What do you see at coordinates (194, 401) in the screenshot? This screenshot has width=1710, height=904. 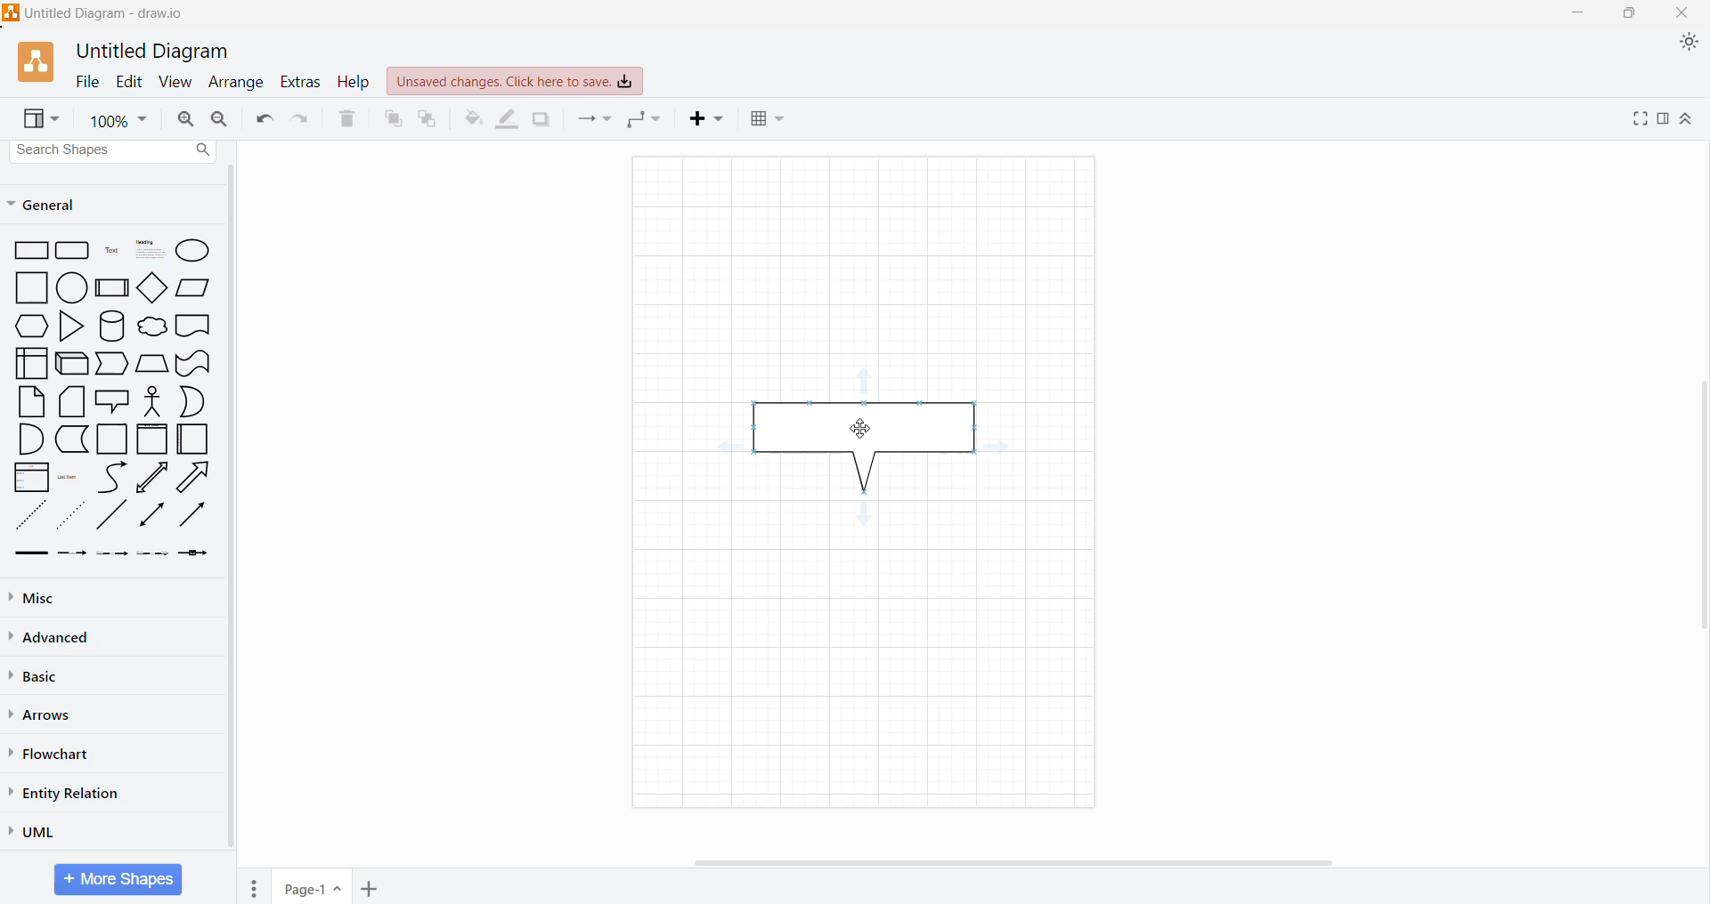 I see `Half Circle` at bounding box center [194, 401].